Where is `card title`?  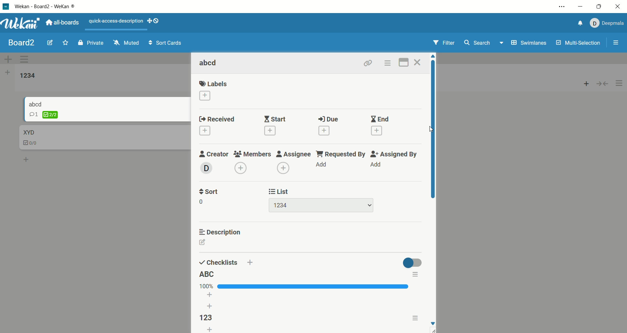 card title is located at coordinates (209, 63).